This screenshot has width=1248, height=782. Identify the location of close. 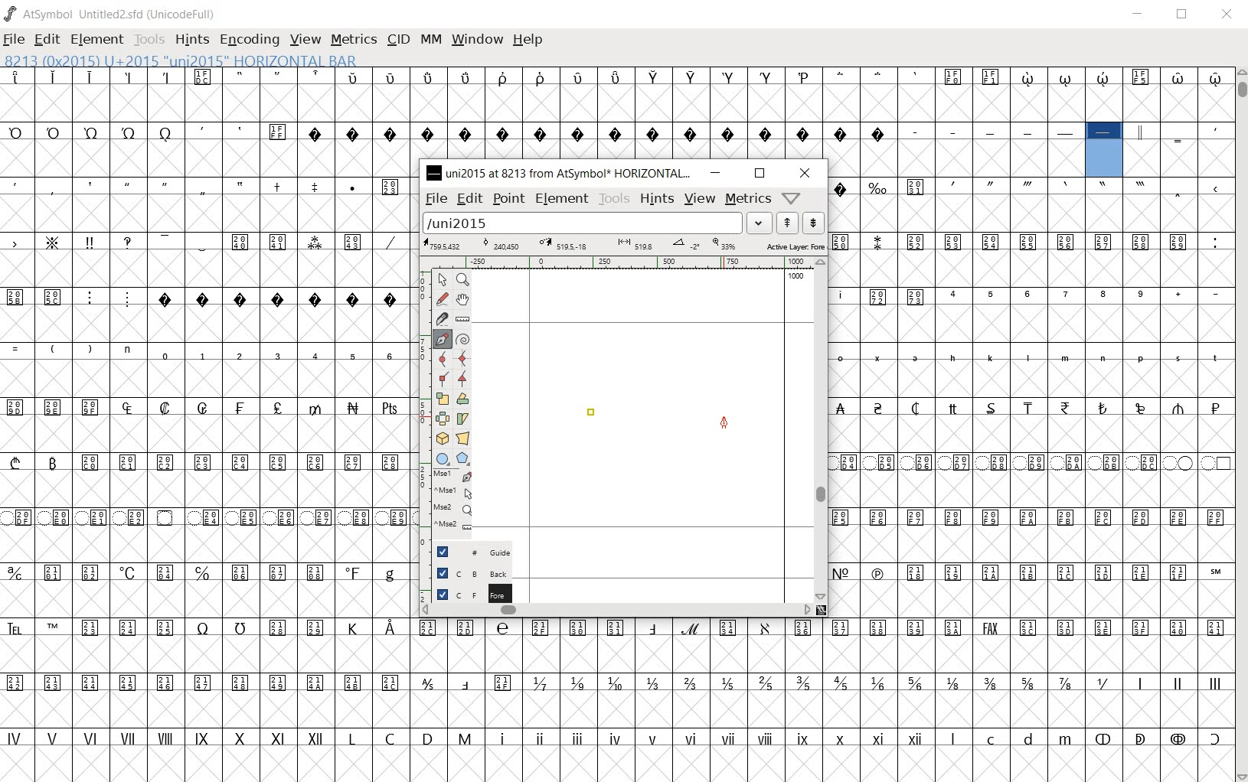
(805, 173).